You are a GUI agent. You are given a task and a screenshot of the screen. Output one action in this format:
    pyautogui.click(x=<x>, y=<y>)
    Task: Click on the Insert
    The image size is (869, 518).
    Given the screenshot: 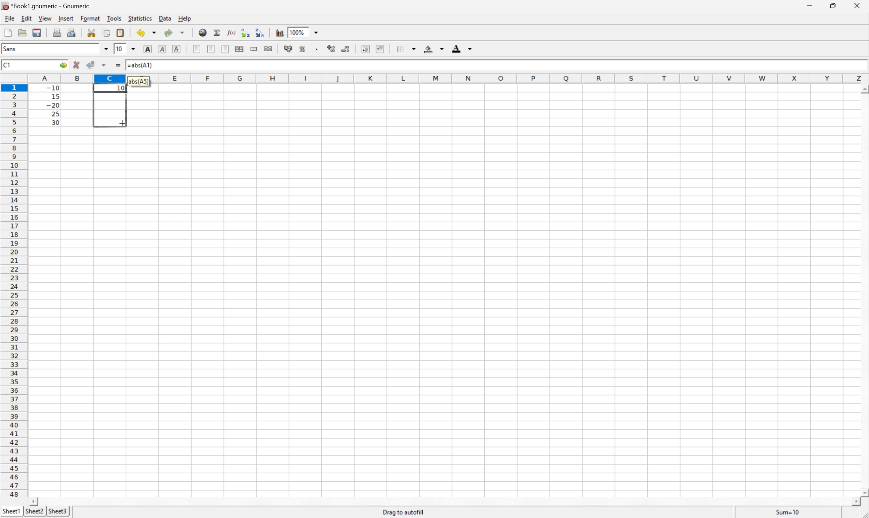 What is the action you would take?
    pyautogui.click(x=66, y=18)
    